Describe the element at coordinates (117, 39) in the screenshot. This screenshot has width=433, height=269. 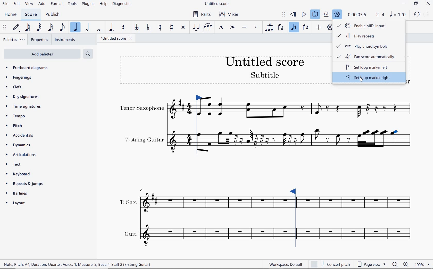
I see `FILE NAME` at that location.